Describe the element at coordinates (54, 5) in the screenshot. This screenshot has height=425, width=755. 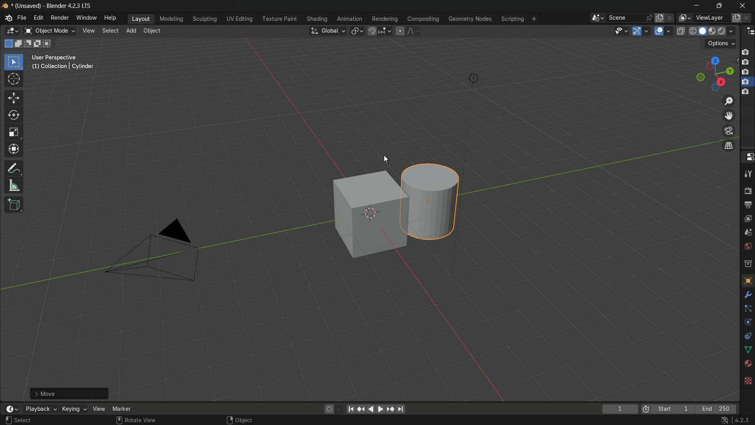
I see `unsaved blender 4.2.3 lts` at that location.